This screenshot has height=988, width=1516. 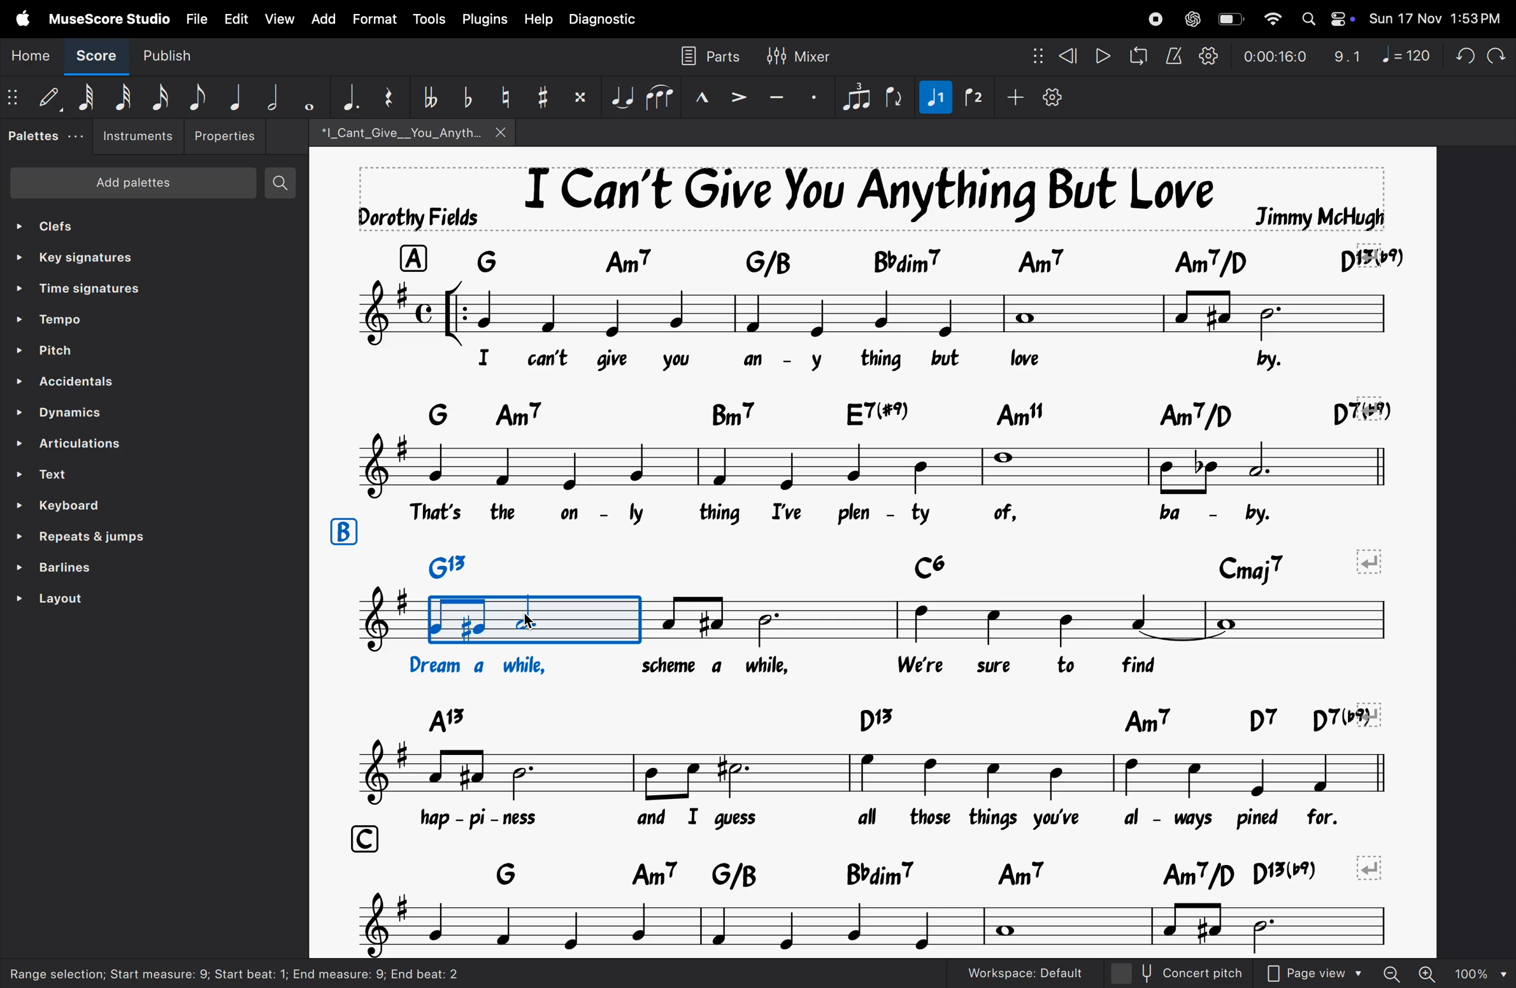 I want to click on lyrics, so click(x=847, y=667).